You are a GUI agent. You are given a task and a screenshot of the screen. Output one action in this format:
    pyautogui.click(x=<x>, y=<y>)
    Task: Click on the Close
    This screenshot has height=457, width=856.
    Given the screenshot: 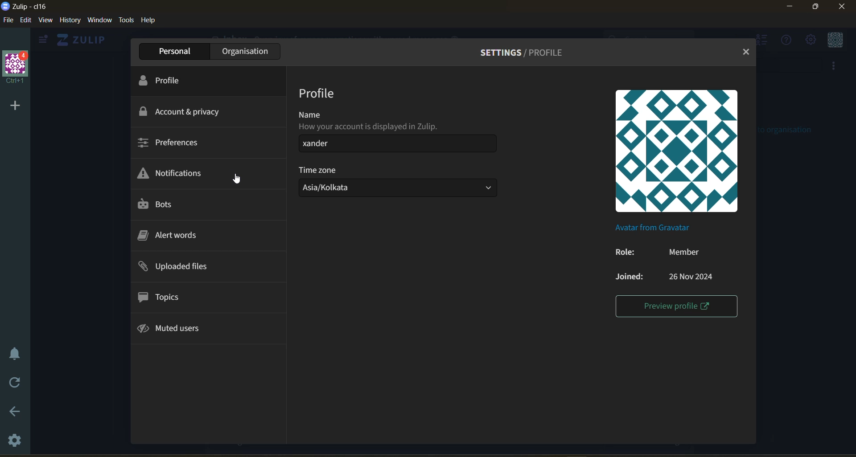 What is the action you would take?
    pyautogui.click(x=842, y=9)
    